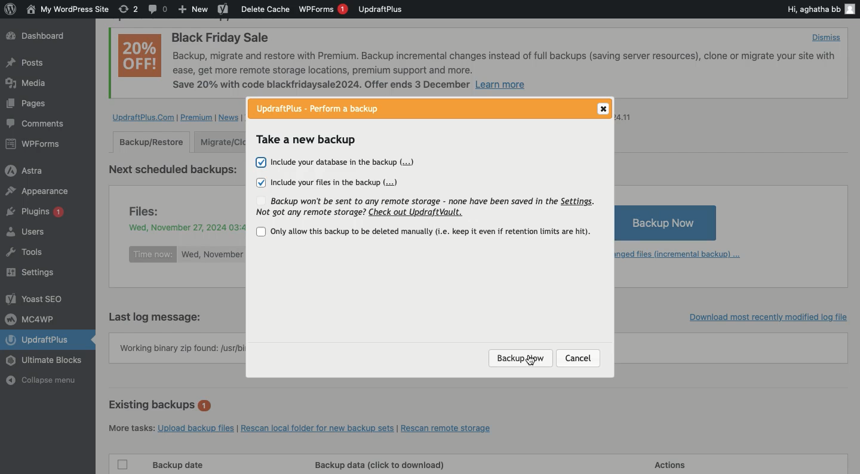  Describe the element at coordinates (128, 9) in the screenshot. I see `Revision` at that location.